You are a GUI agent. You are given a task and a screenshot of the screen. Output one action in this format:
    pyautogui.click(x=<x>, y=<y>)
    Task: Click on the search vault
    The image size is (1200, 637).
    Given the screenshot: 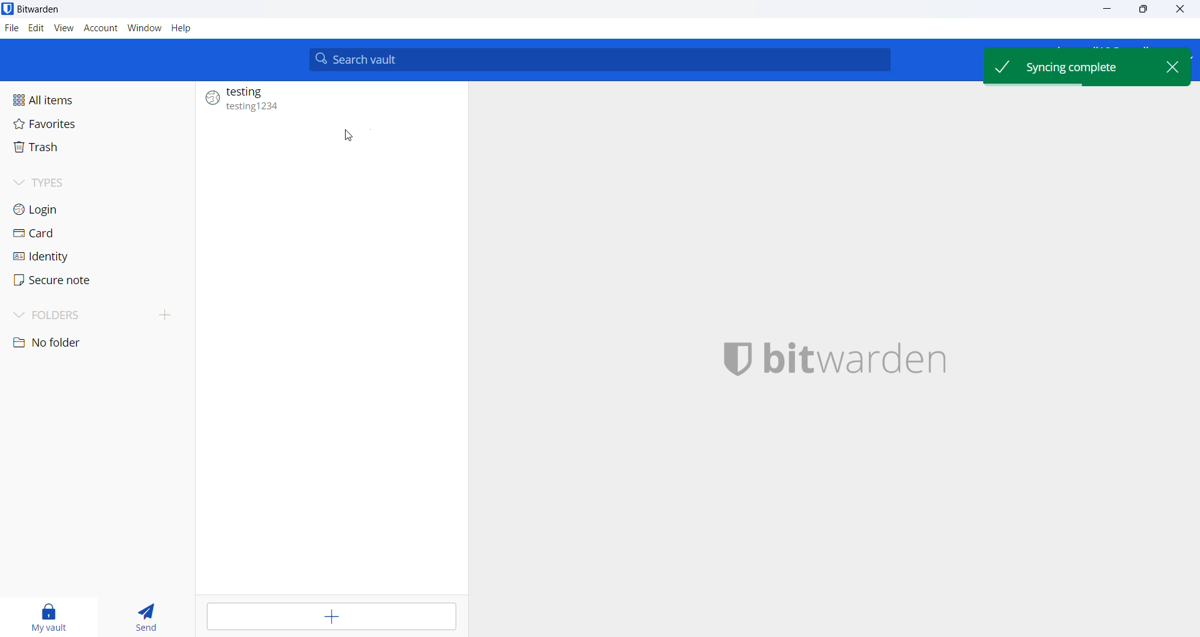 What is the action you would take?
    pyautogui.click(x=598, y=60)
    